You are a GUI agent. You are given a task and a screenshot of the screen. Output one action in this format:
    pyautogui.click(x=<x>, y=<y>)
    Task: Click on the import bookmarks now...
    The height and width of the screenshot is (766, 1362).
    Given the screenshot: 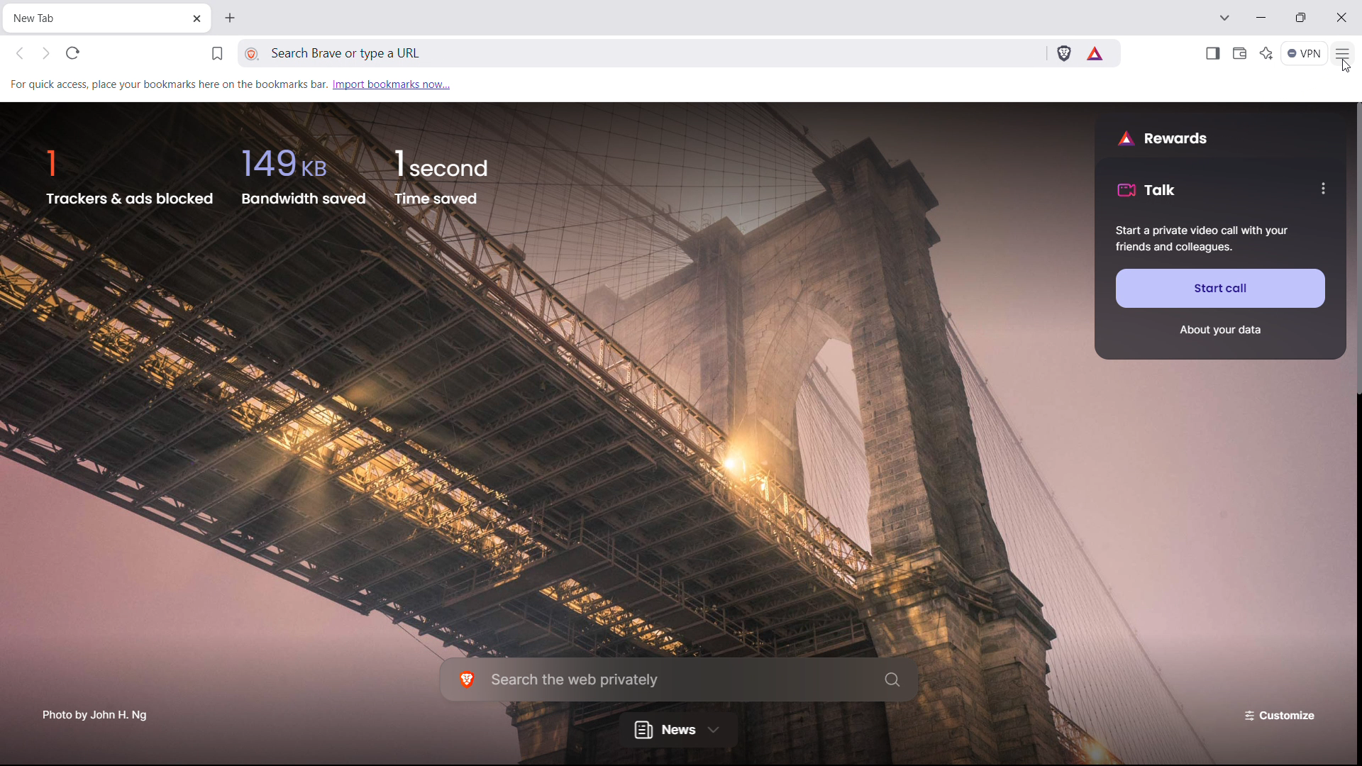 What is the action you would take?
    pyautogui.click(x=392, y=84)
    